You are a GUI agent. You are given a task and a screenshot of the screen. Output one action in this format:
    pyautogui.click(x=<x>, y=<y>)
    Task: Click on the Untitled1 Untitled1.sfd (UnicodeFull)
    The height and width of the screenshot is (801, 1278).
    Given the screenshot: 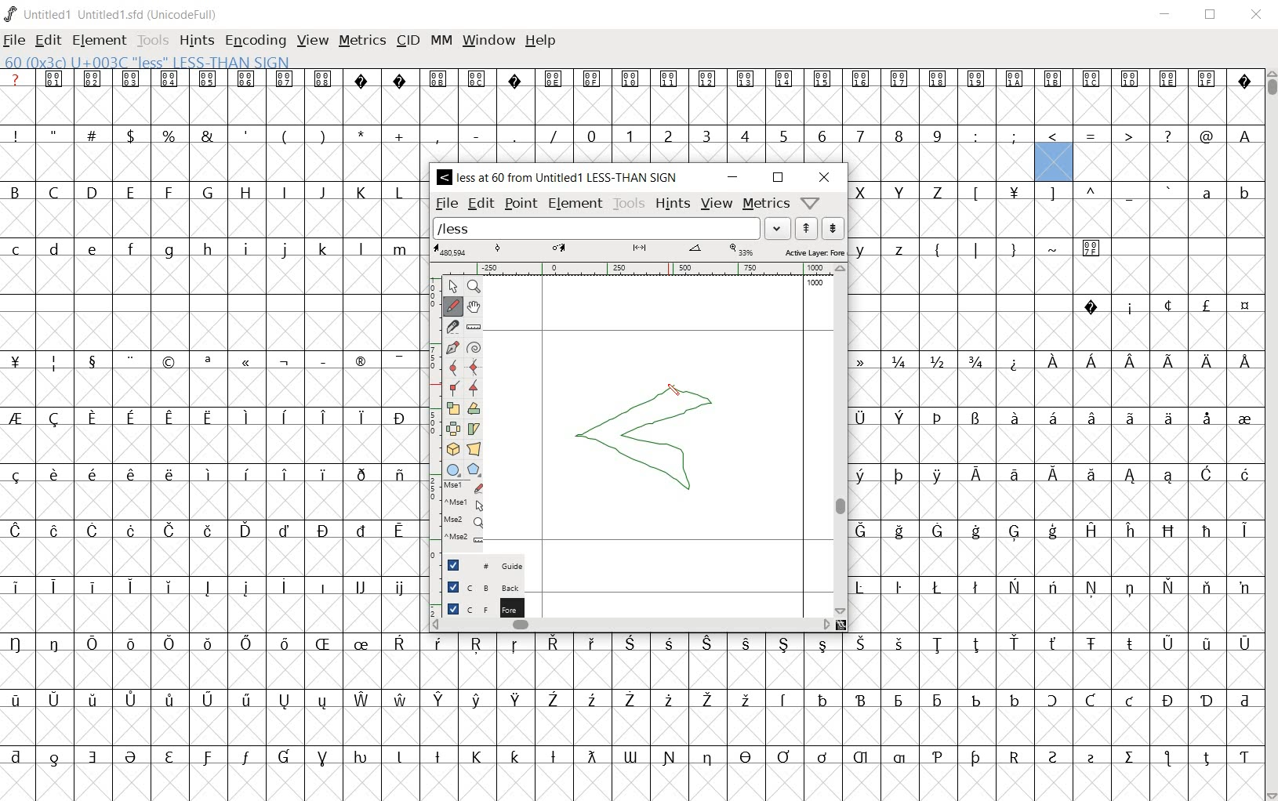 What is the action you would take?
    pyautogui.click(x=114, y=14)
    